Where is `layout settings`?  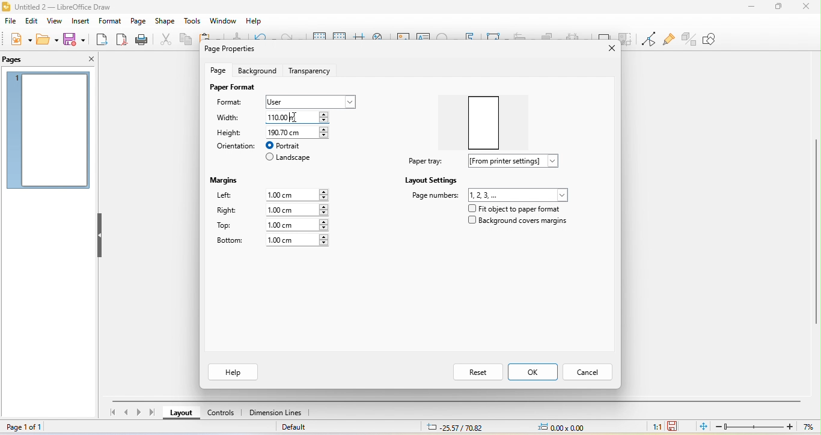
layout settings is located at coordinates (432, 180).